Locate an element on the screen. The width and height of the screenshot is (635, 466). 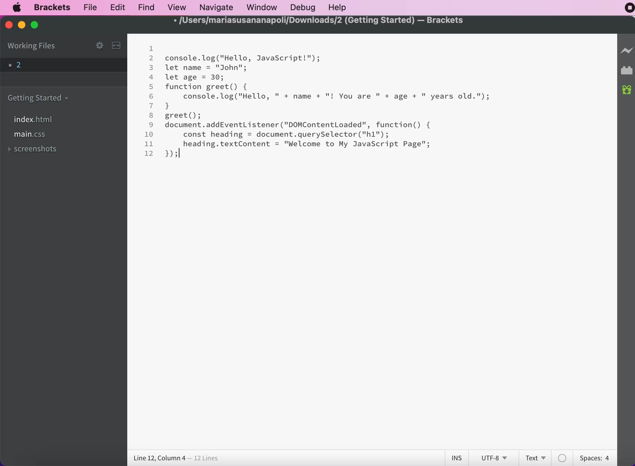
spaces: 4 is located at coordinates (594, 458).